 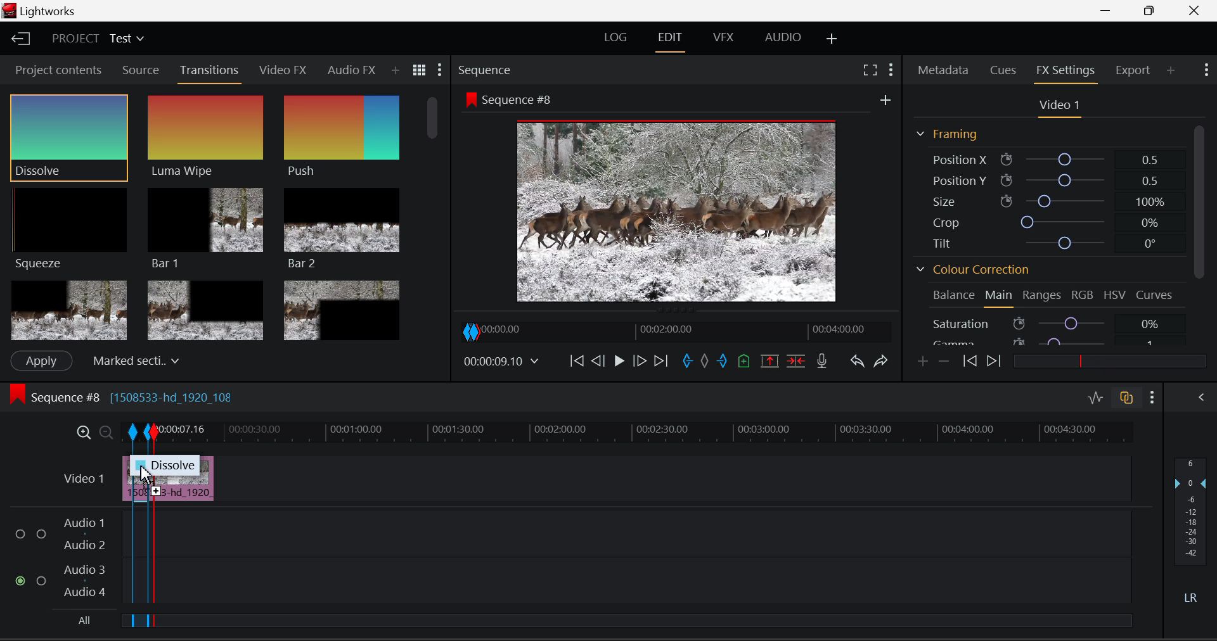 I want to click on LOG Layout, so click(x=615, y=40).